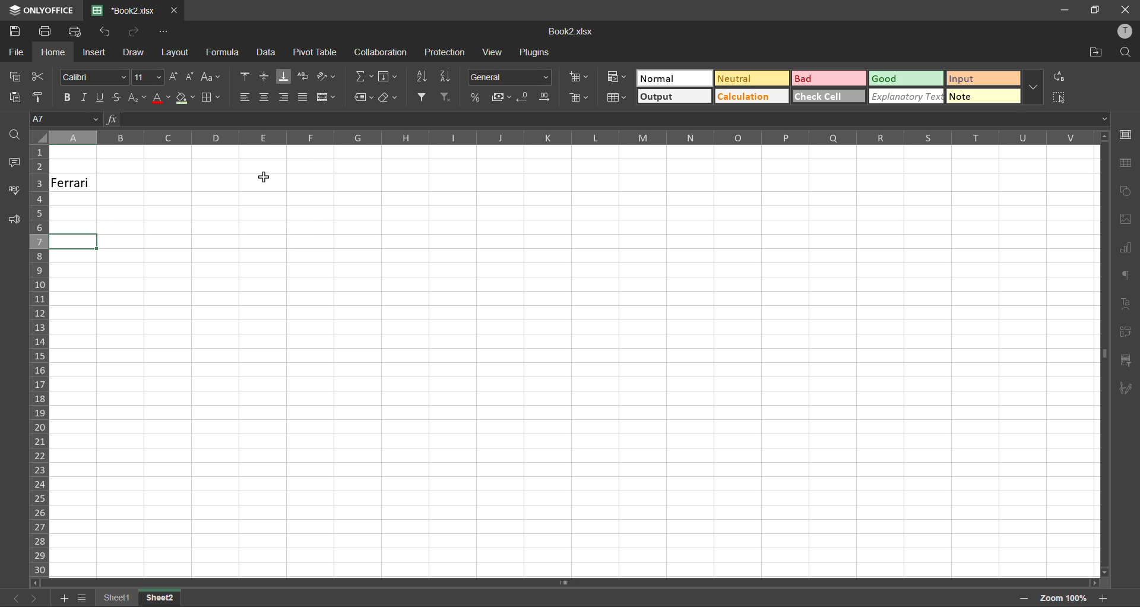 The height and width of the screenshot is (607, 1140). I want to click on draw, so click(136, 52).